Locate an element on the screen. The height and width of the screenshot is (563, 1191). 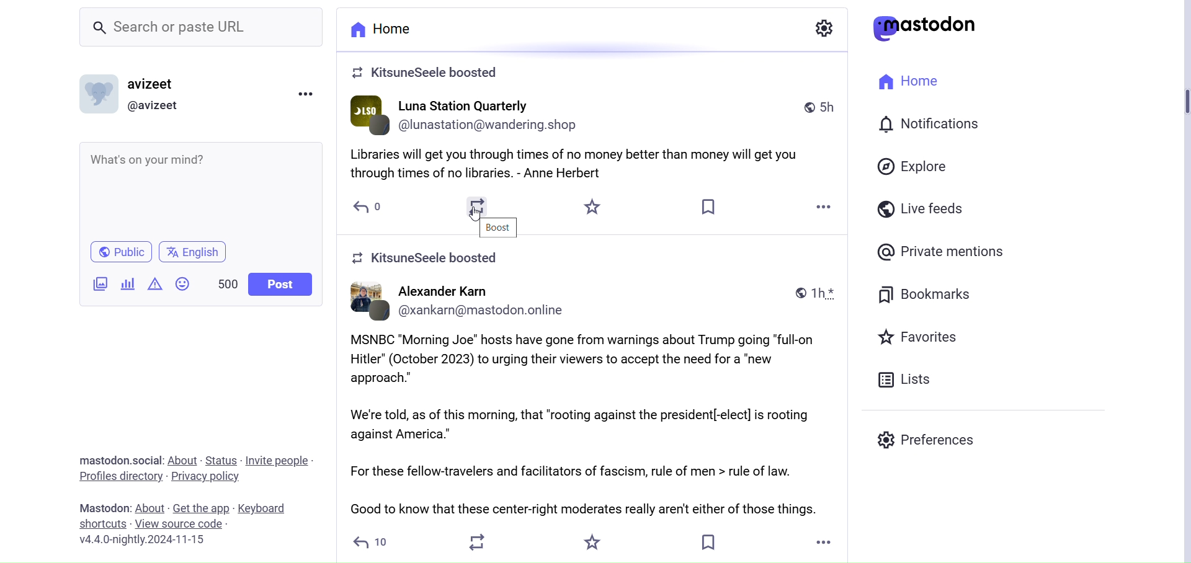
View Source Code is located at coordinates (191, 523).